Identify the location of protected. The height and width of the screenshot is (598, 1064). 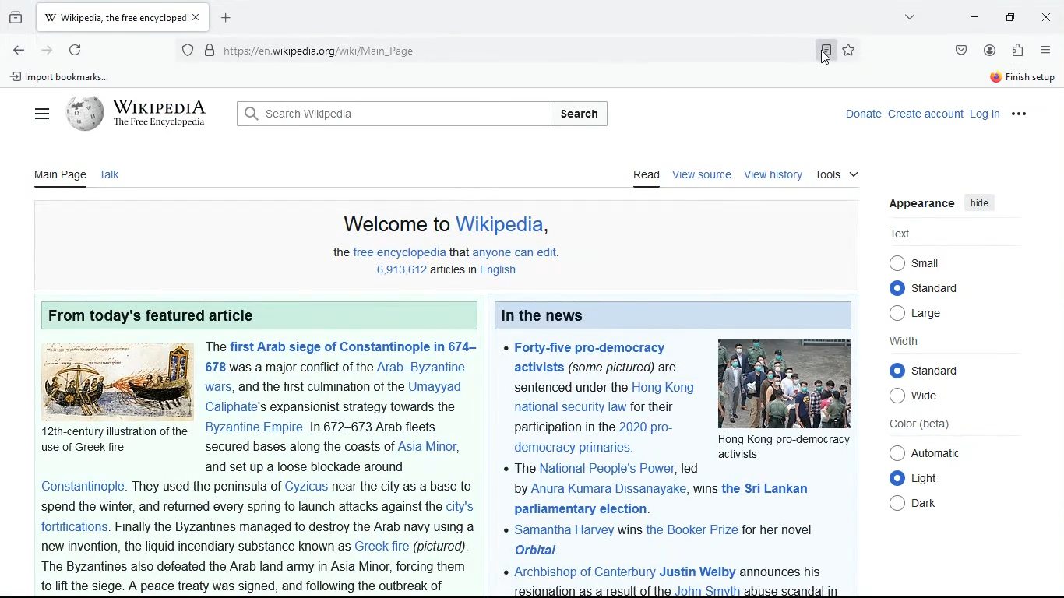
(188, 49).